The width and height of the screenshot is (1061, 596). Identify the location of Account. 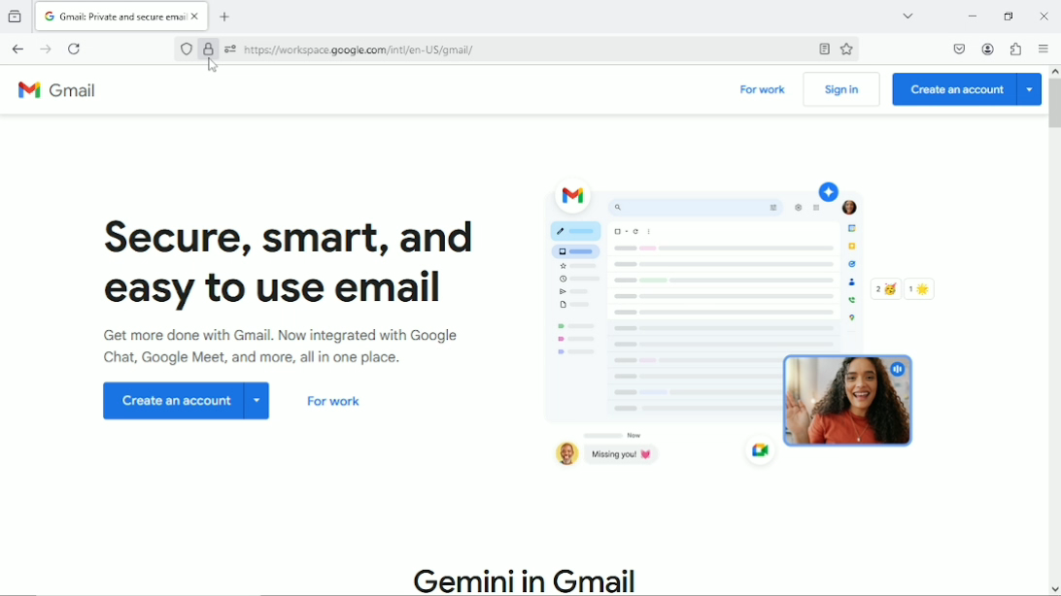
(988, 49).